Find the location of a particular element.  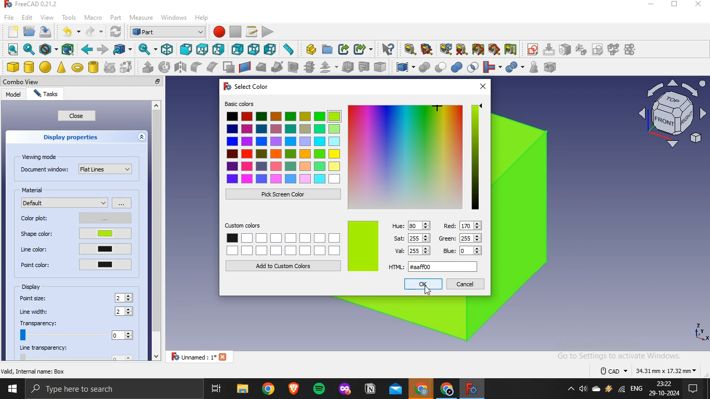

default is located at coordinates (65, 202).